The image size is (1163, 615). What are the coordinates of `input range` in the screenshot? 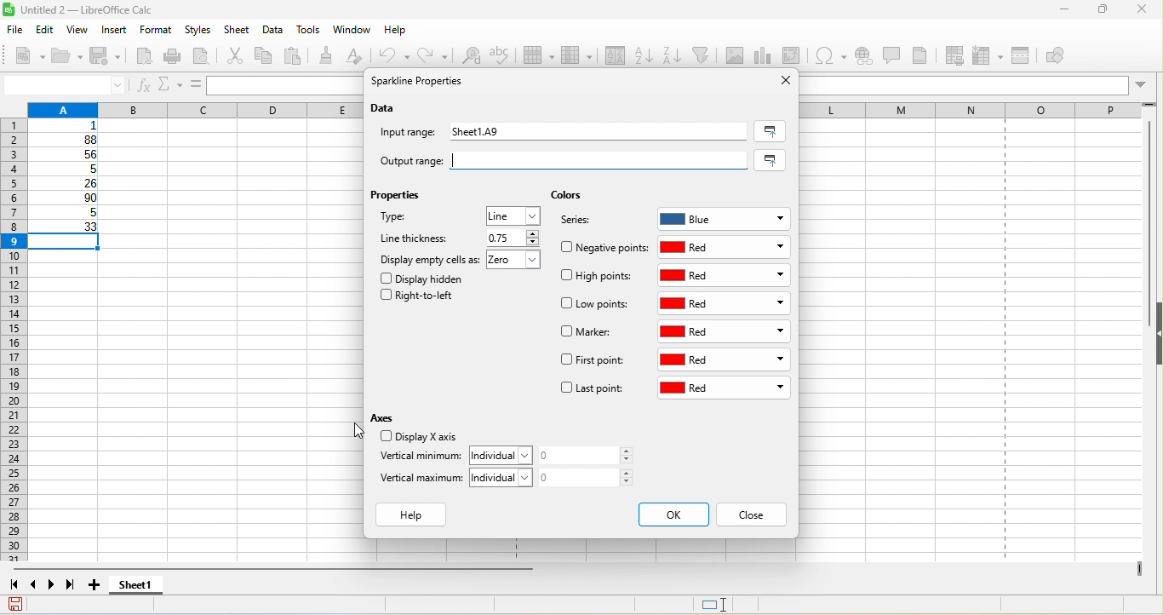 It's located at (410, 134).